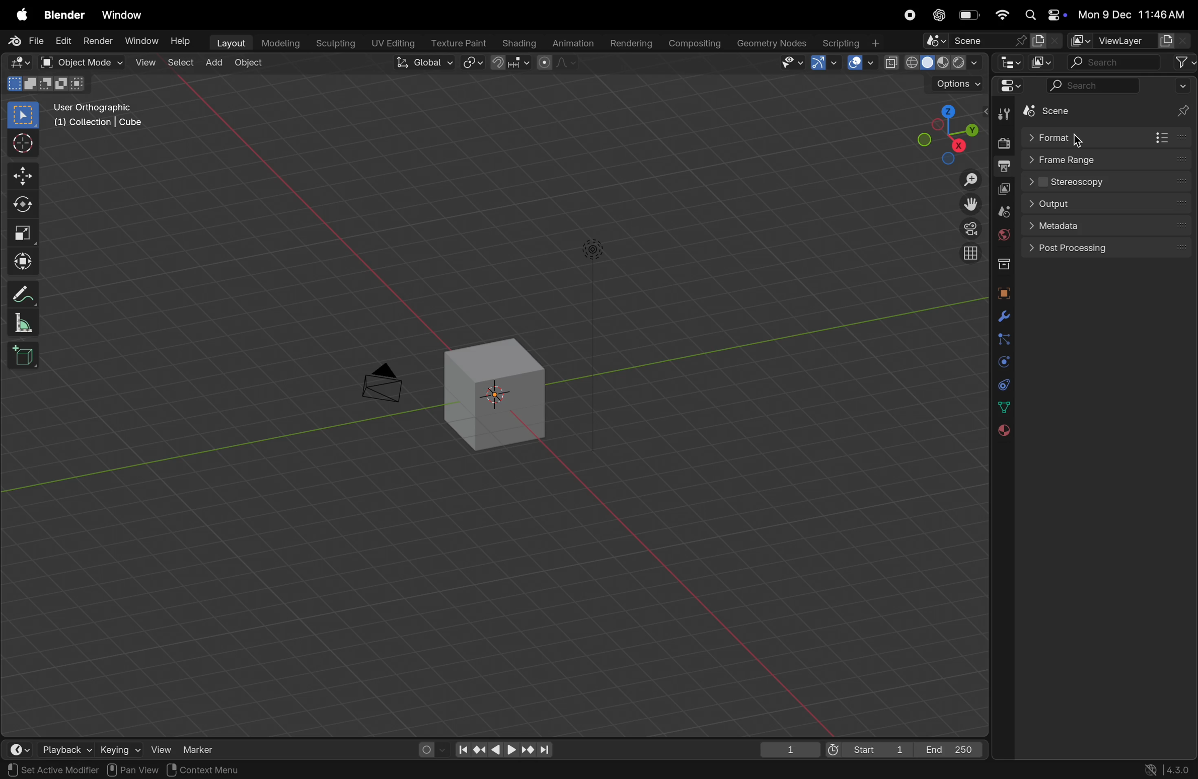 The image size is (1198, 779). Describe the element at coordinates (67, 17) in the screenshot. I see `blender menu` at that location.